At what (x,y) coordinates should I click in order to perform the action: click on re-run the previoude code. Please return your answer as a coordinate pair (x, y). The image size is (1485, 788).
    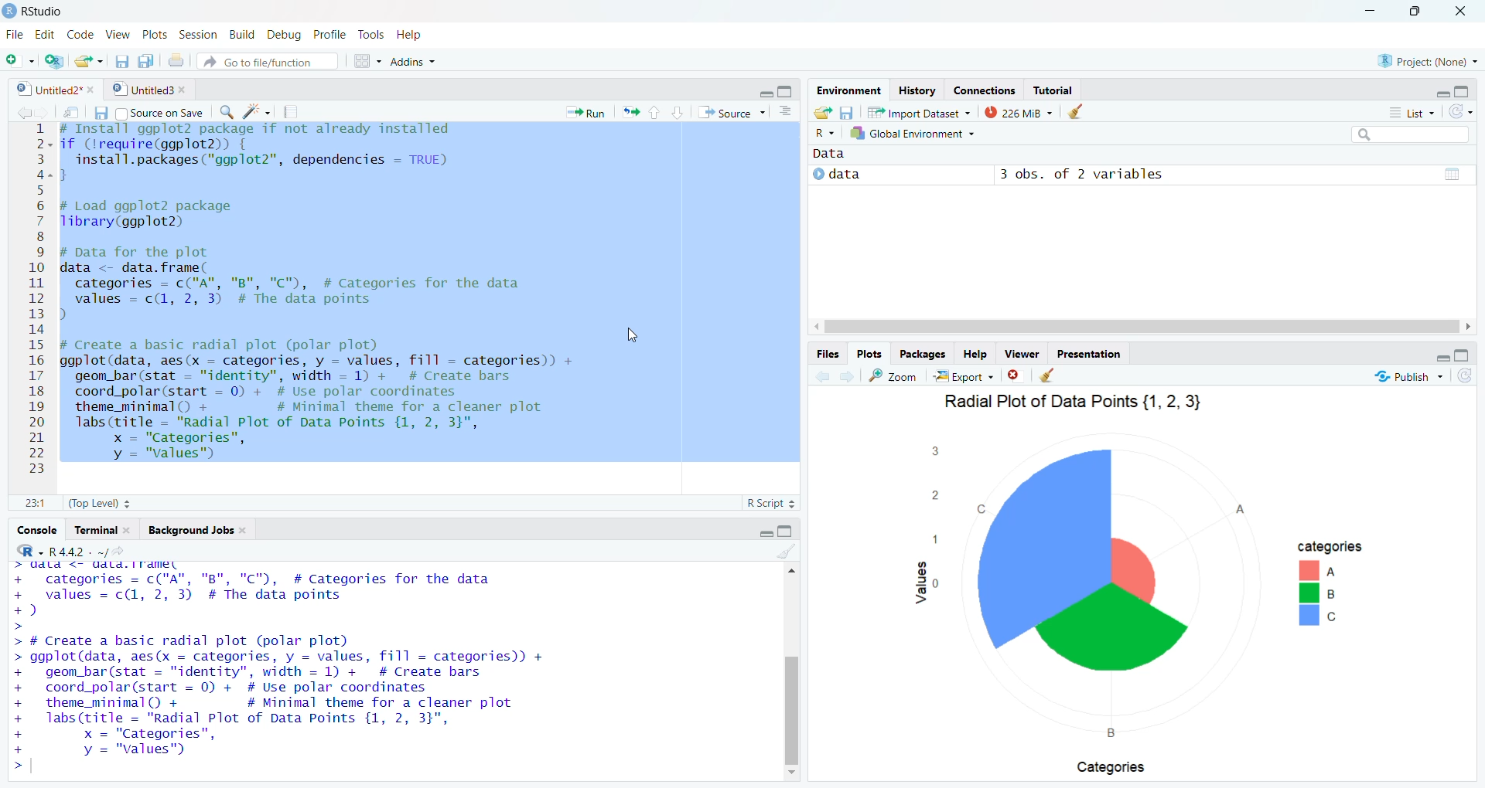
    Looking at the image, I should click on (630, 113).